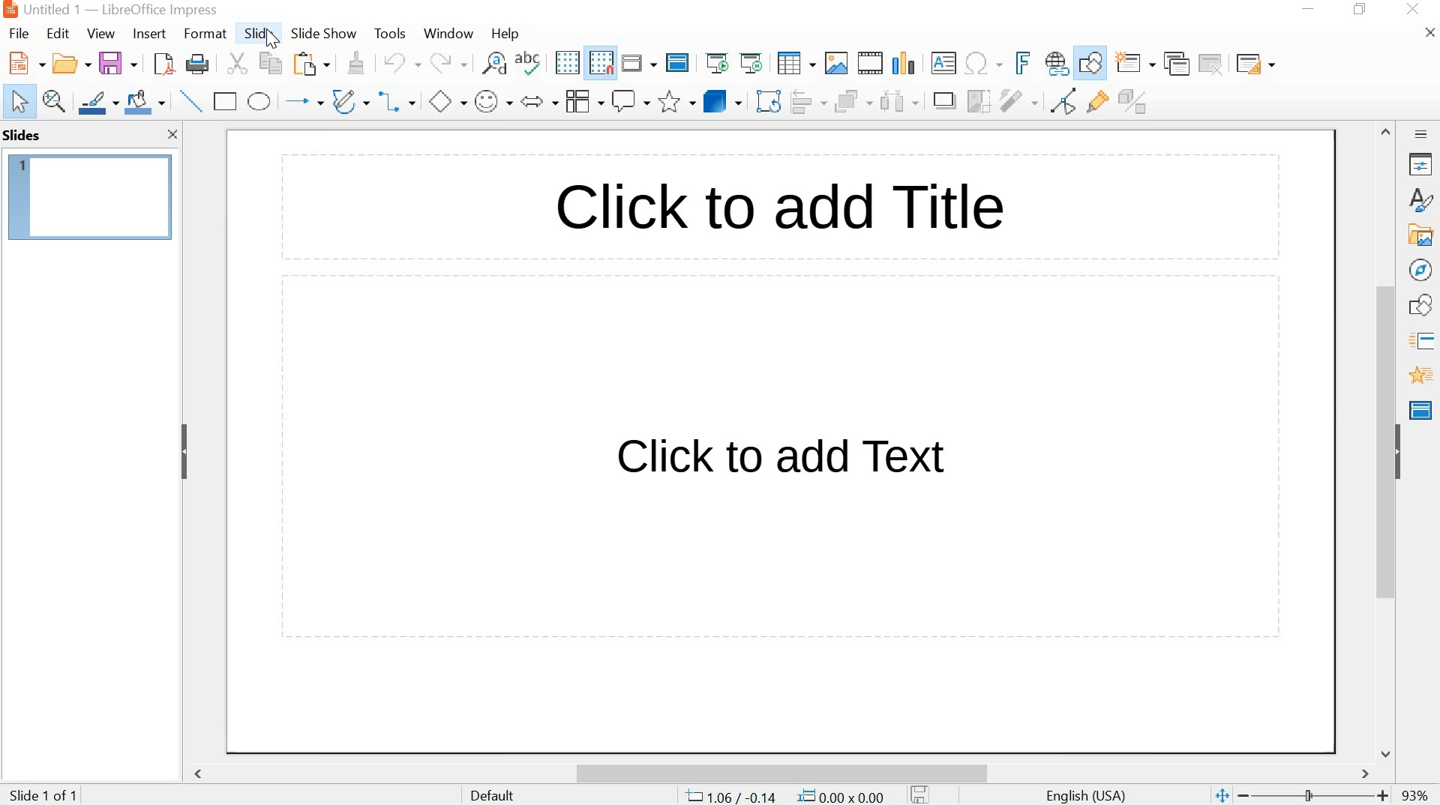  What do you see at coordinates (190, 100) in the screenshot?
I see `Insert Line` at bounding box center [190, 100].